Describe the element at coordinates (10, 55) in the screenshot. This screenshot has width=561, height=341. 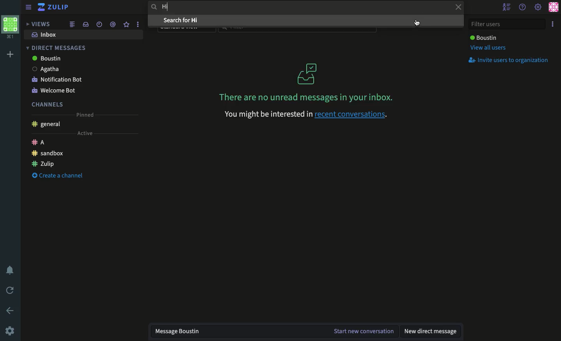
I see `Add` at that location.